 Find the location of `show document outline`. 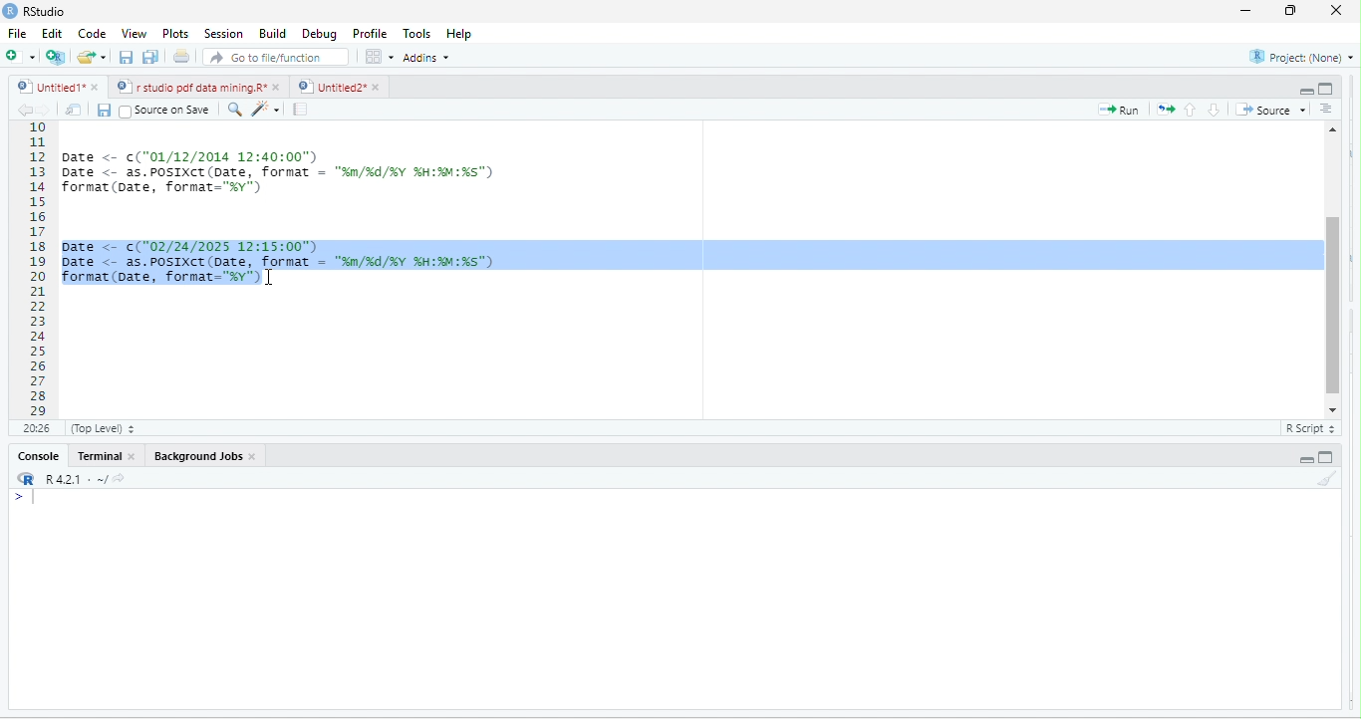

show document outline is located at coordinates (1330, 109).